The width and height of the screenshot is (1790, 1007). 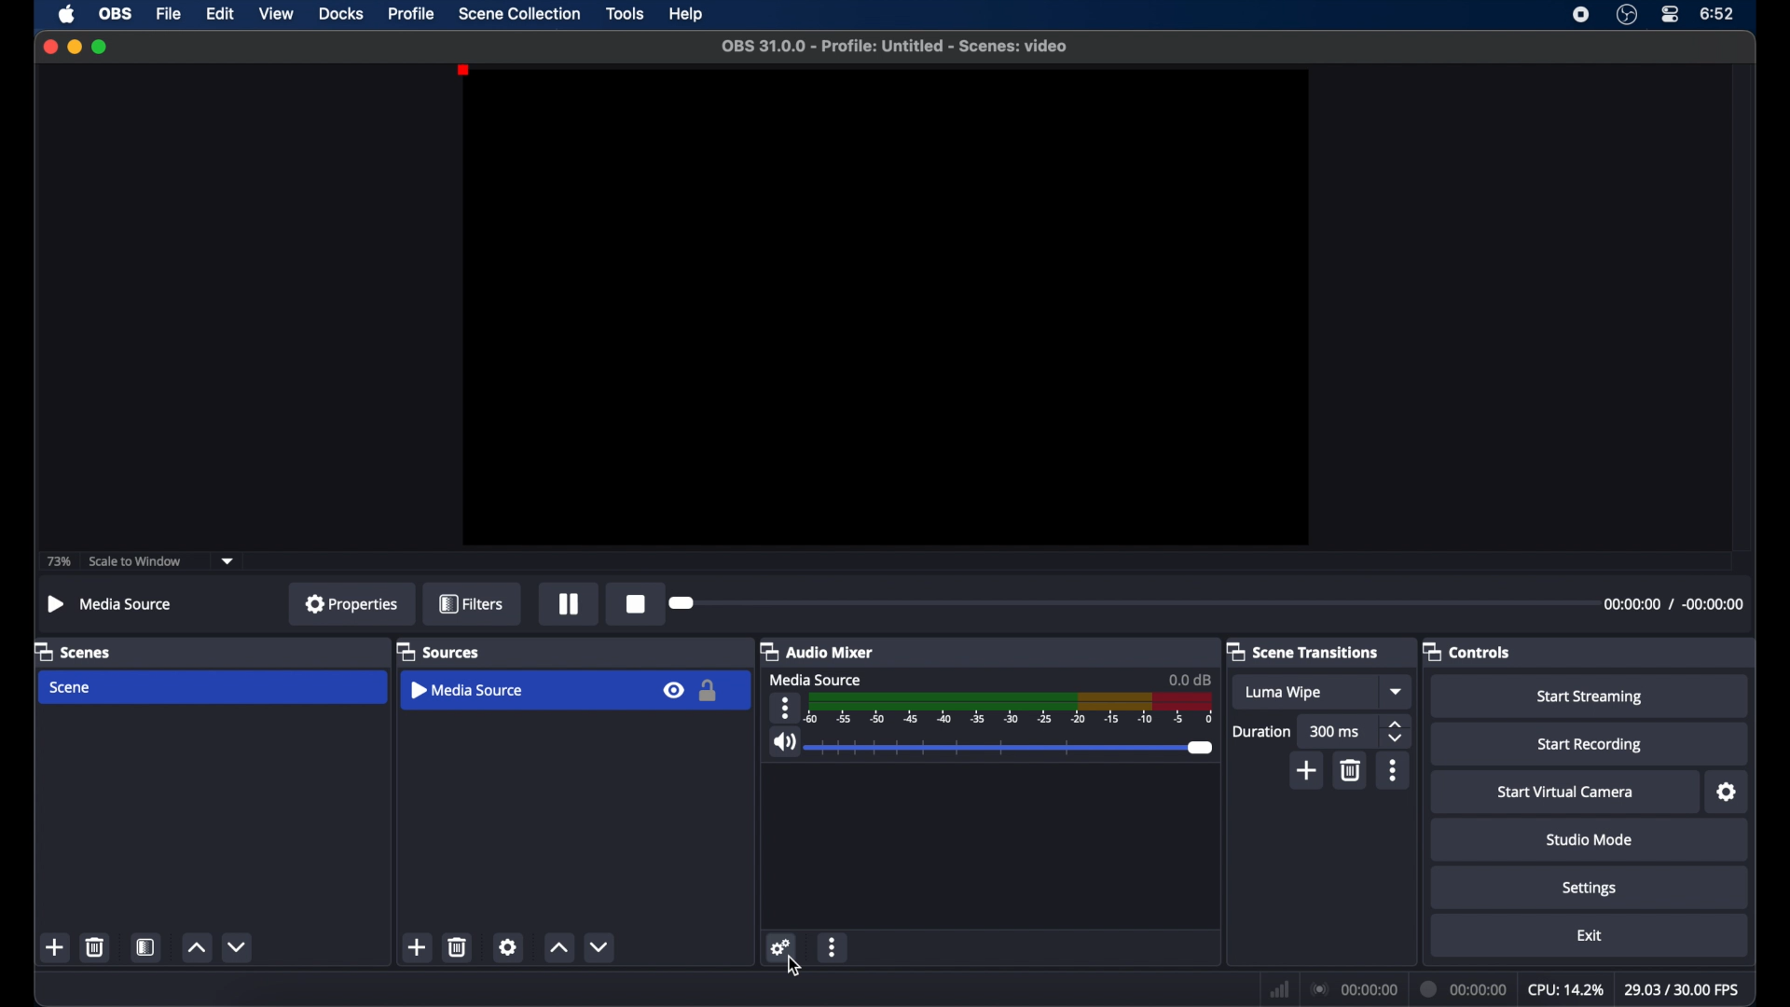 What do you see at coordinates (510, 946) in the screenshot?
I see `settings` at bounding box center [510, 946].